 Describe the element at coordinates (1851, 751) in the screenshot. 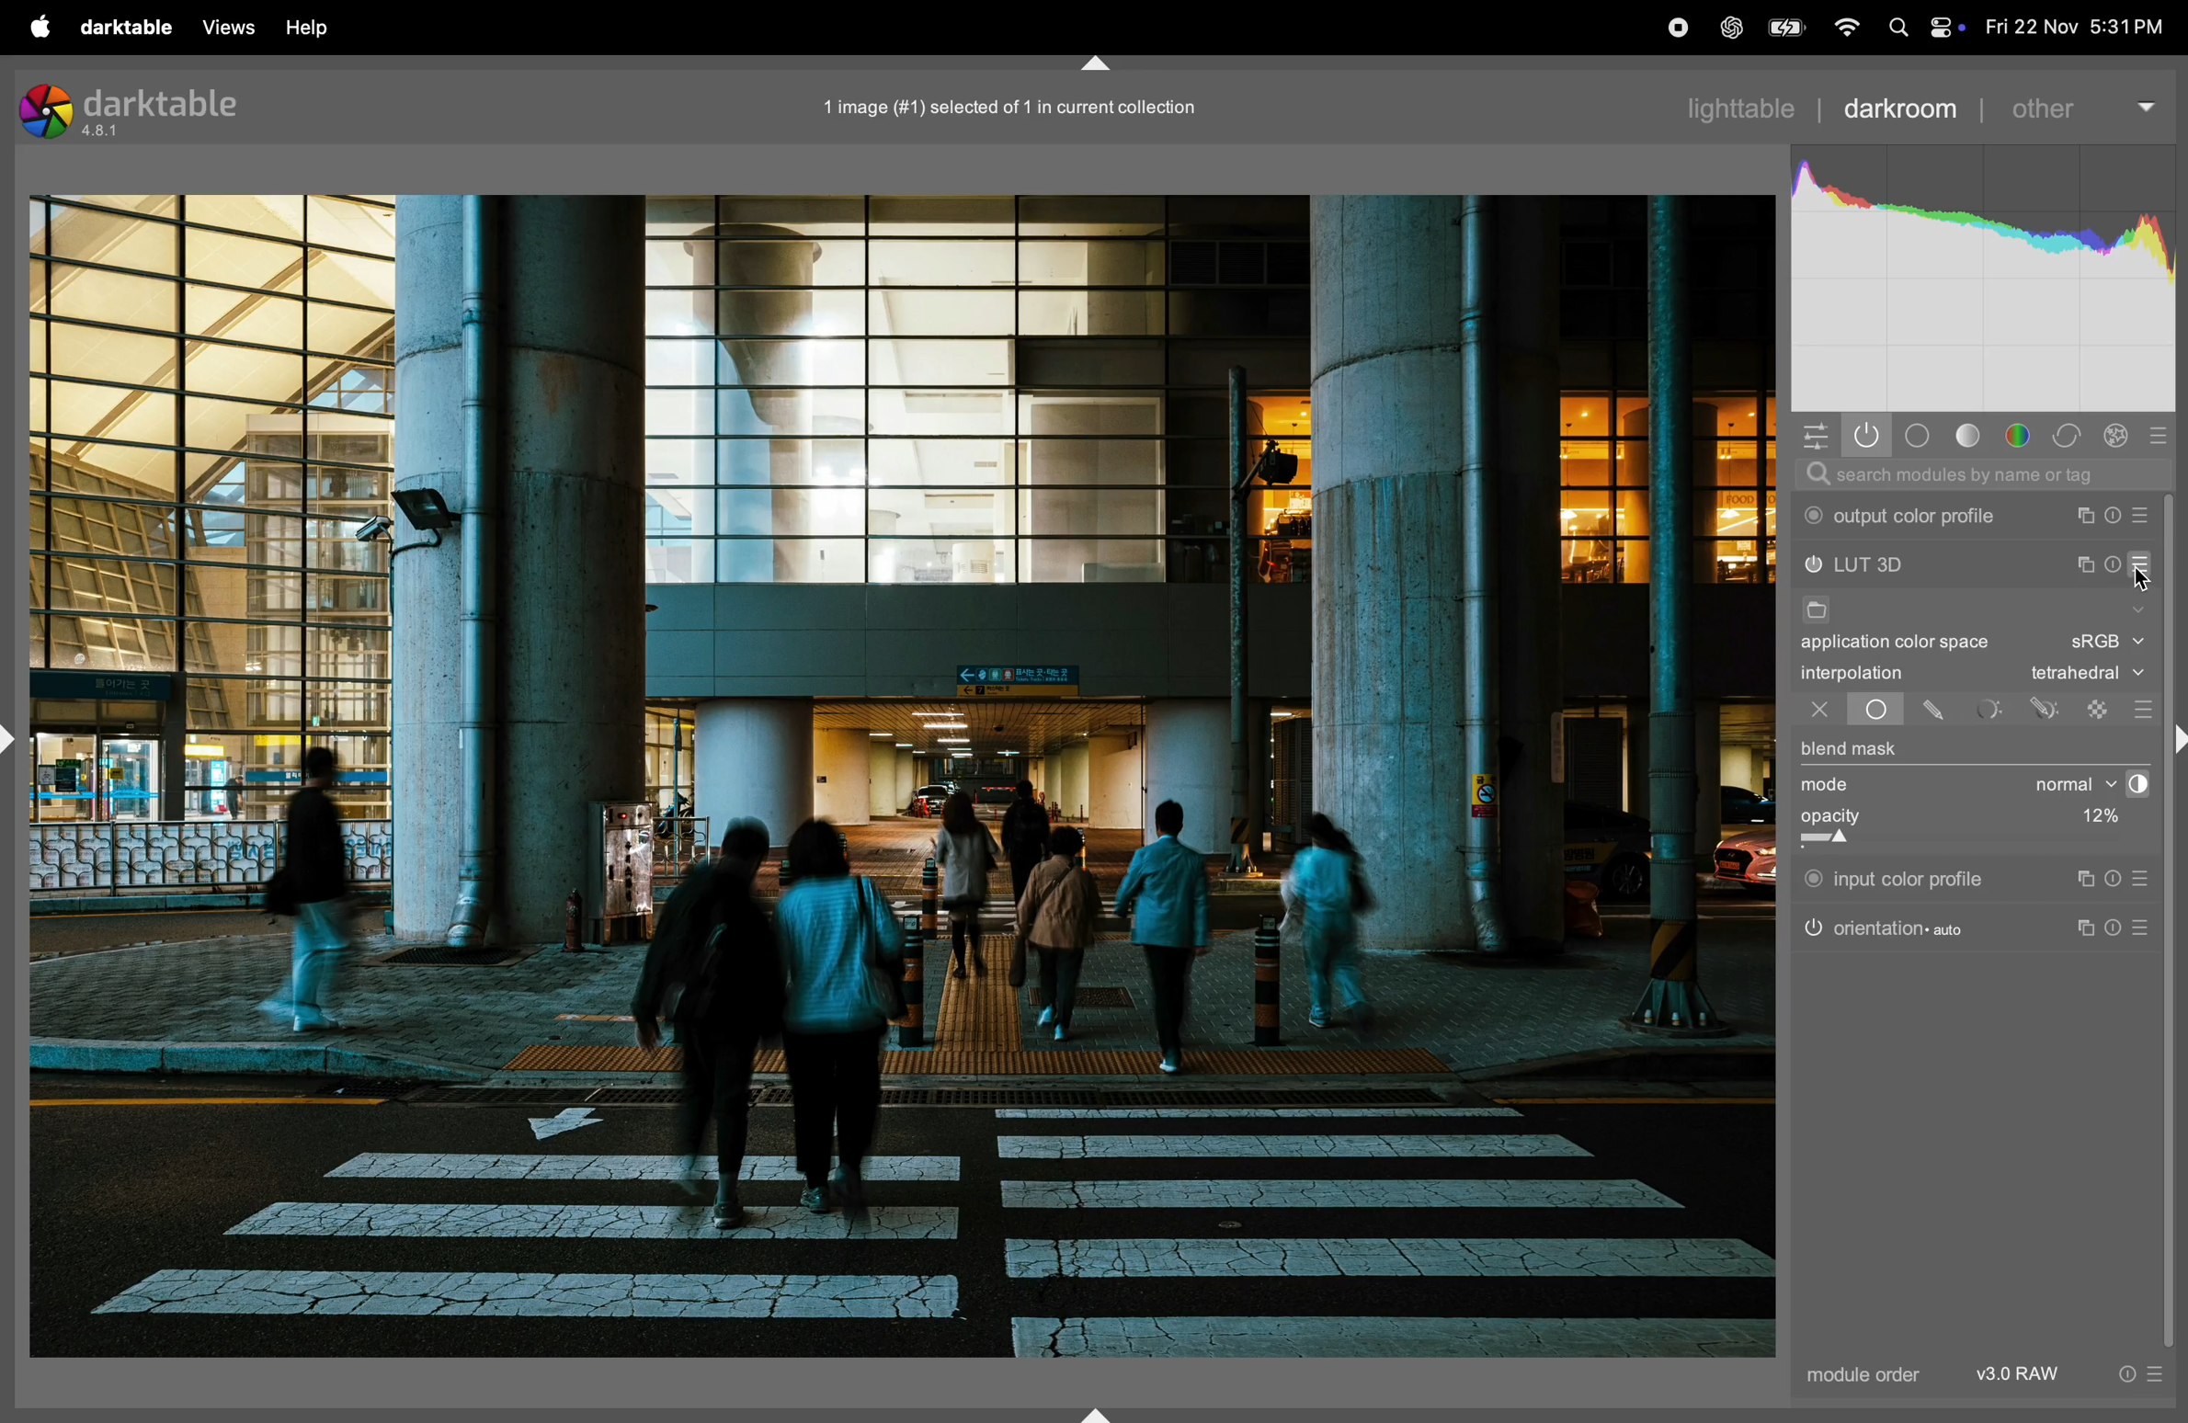

I see `blend mask` at that location.